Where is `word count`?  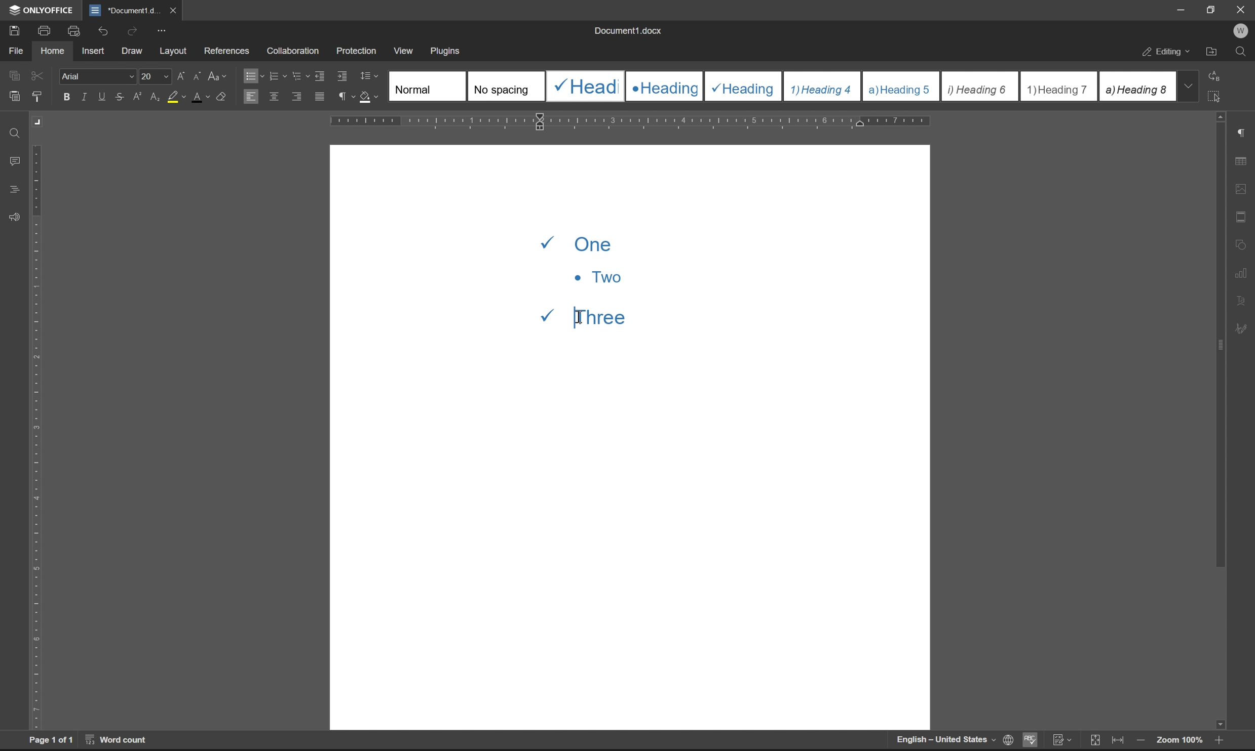 word count is located at coordinates (118, 739).